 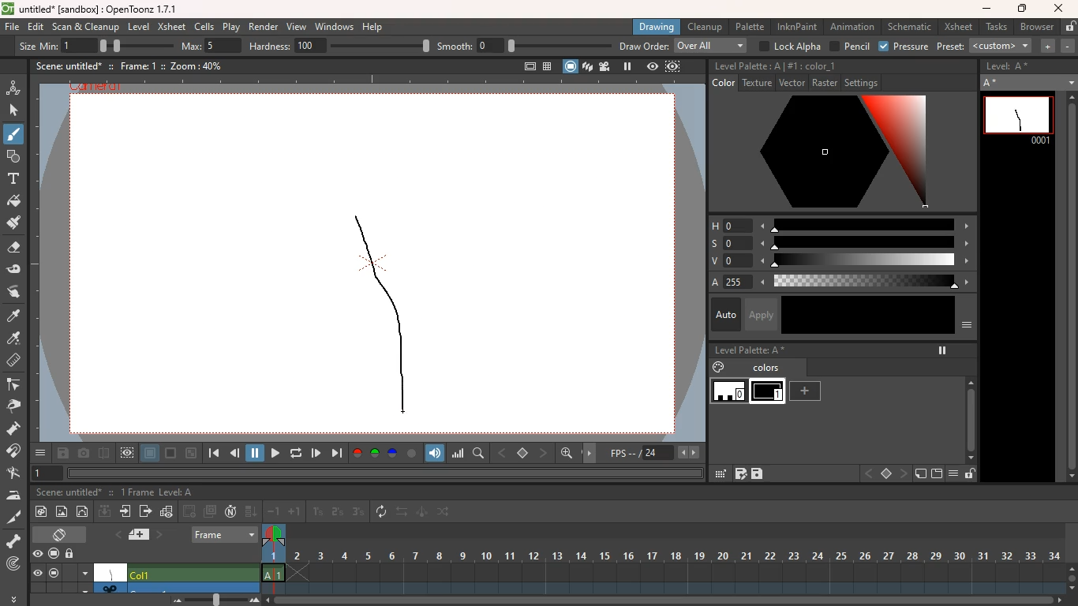 What do you see at coordinates (480, 454) in the screenshot?
I see `find` at bounding box center [480, 454].